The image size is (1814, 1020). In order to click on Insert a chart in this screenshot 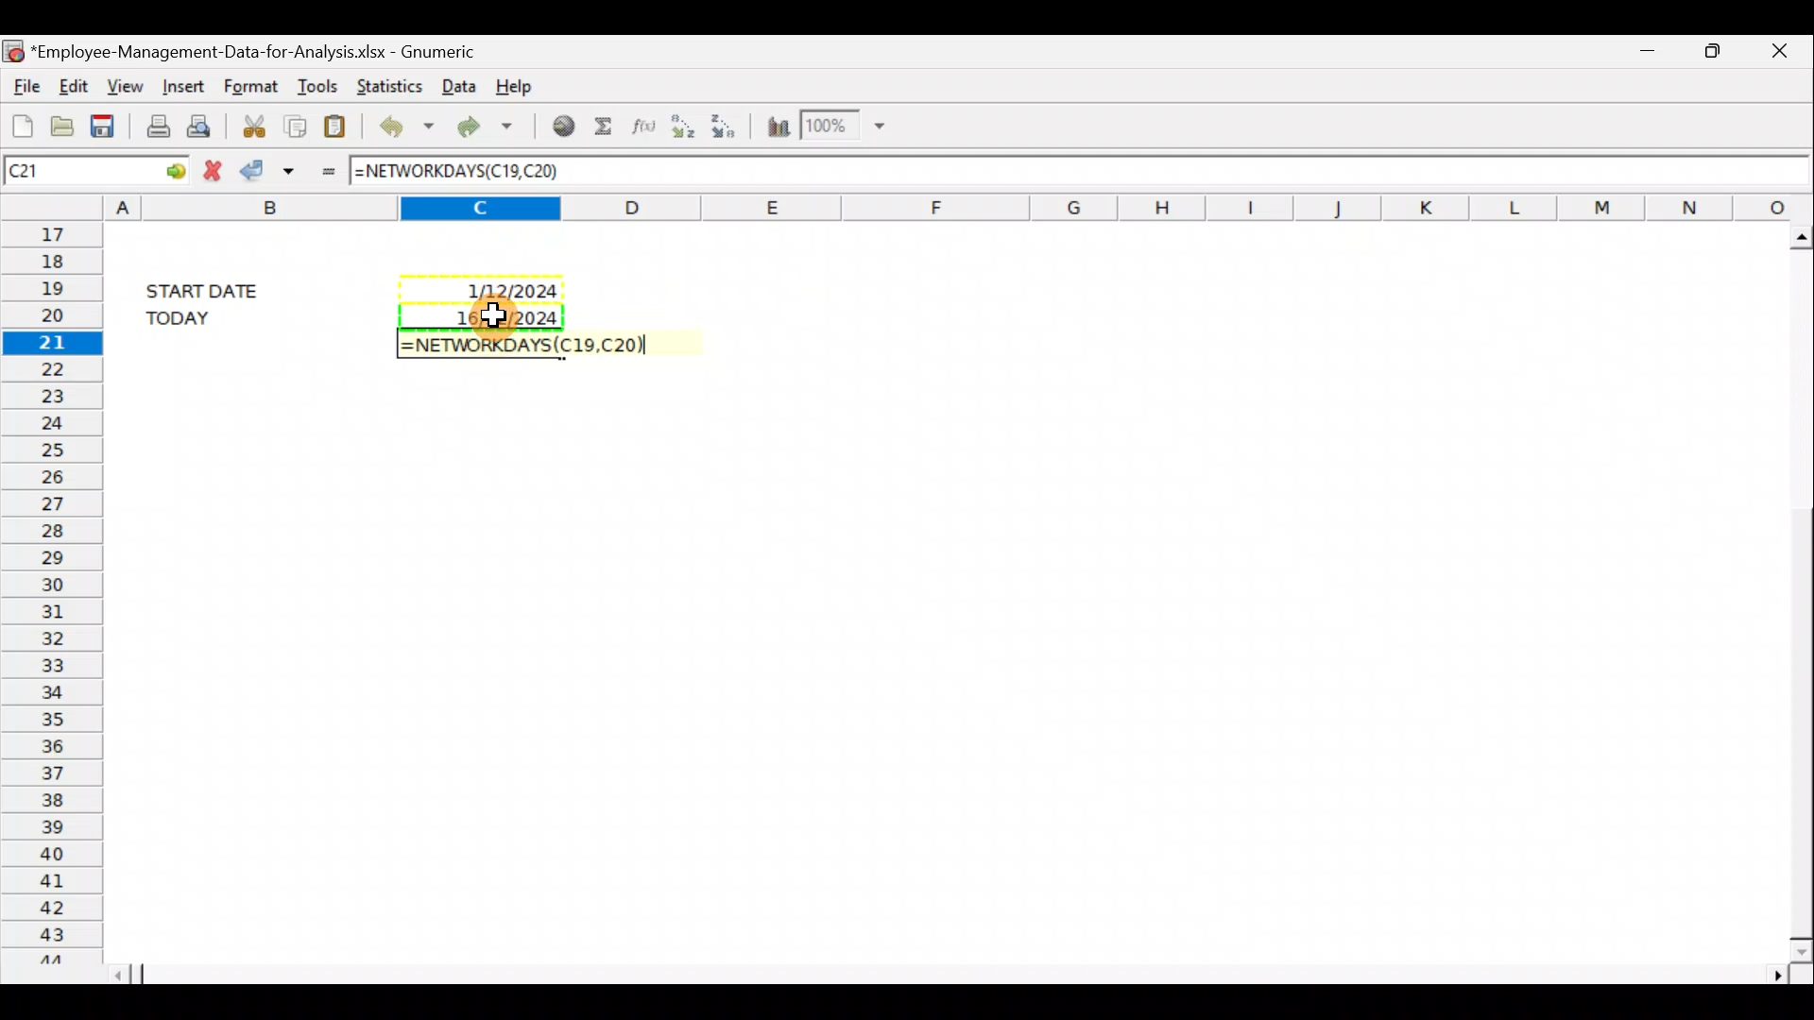, I will do `click(777, 123)`.